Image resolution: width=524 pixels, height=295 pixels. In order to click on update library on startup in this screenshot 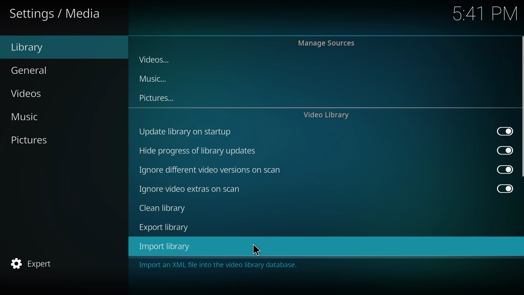, I will do `click(323, 132)`.